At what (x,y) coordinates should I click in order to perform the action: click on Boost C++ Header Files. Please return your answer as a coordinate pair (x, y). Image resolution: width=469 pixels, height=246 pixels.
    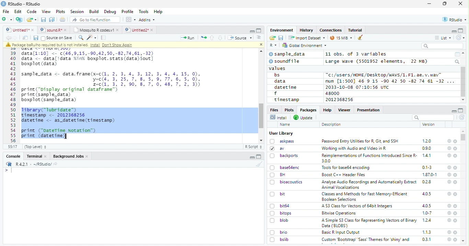
    Looking at the image, I should click on (343, 175).